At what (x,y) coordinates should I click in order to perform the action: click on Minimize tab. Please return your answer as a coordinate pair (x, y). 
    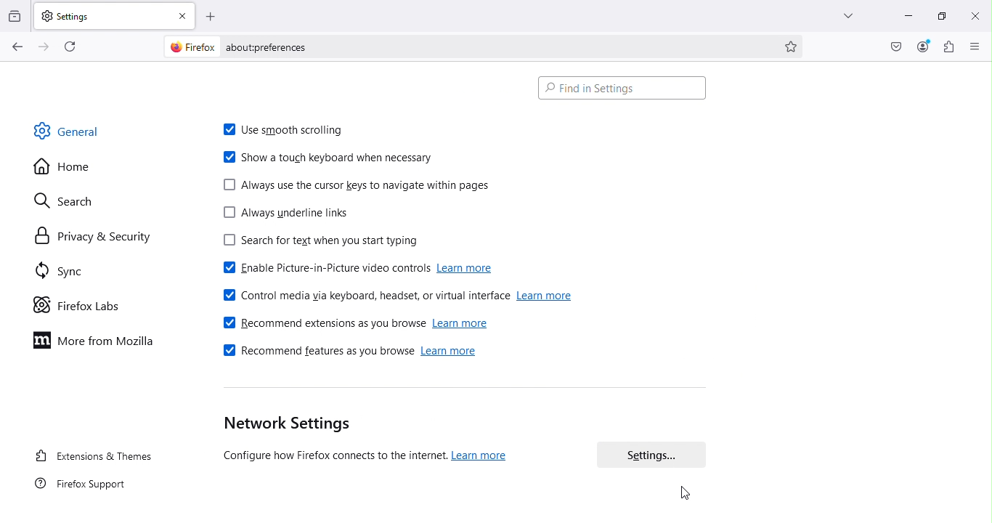
    Looking at the image, I should click on (904, 17).